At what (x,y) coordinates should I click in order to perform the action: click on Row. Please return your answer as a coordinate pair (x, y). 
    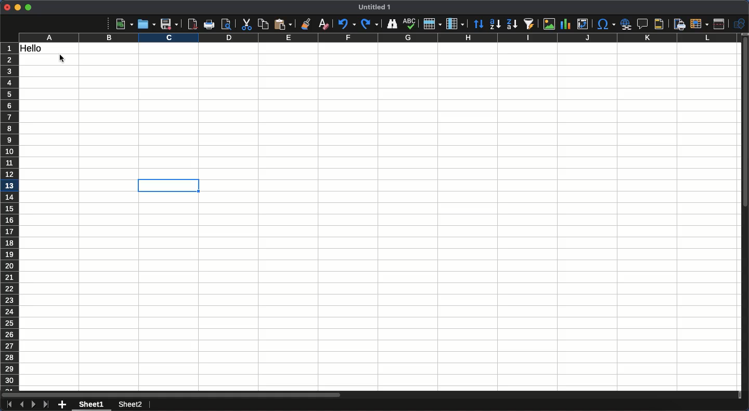
    Looking at the image, I should click on (433, 23).